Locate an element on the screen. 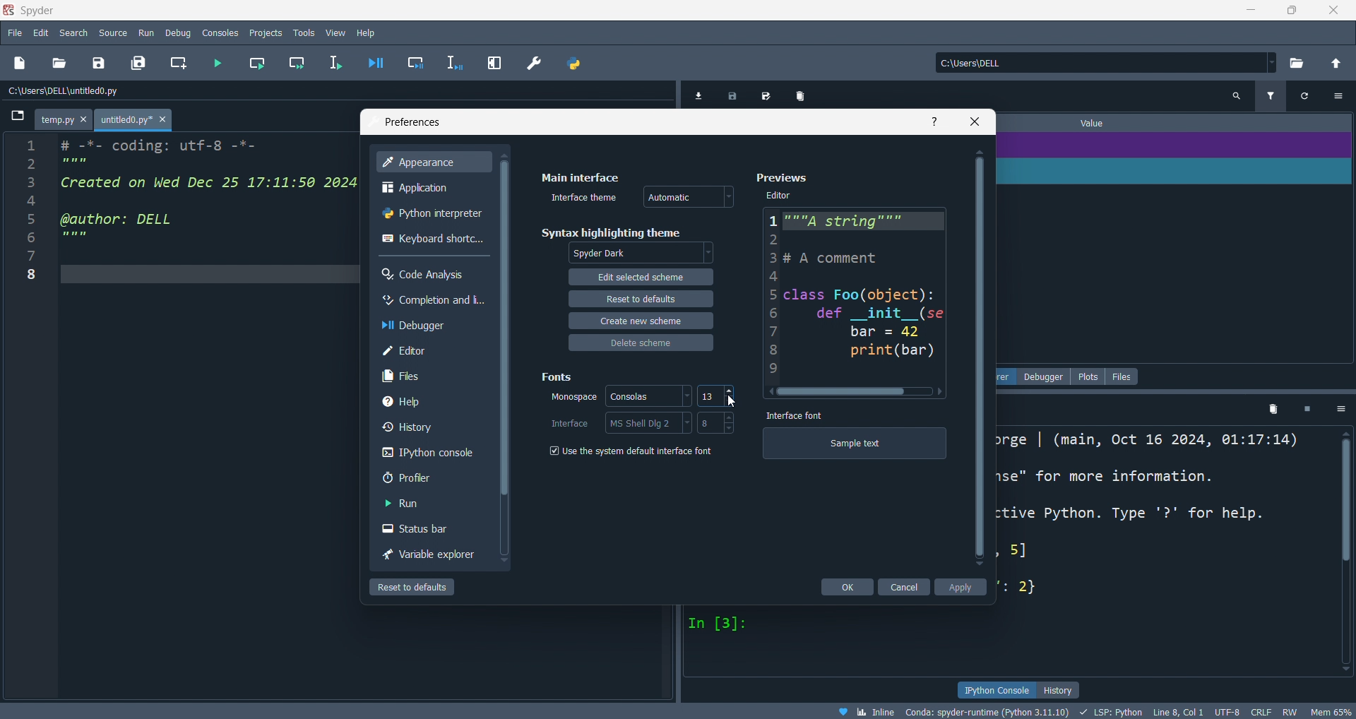 This screenshot has height=719, width=1356. maximize/restore is located at coordinates (1290, 11).